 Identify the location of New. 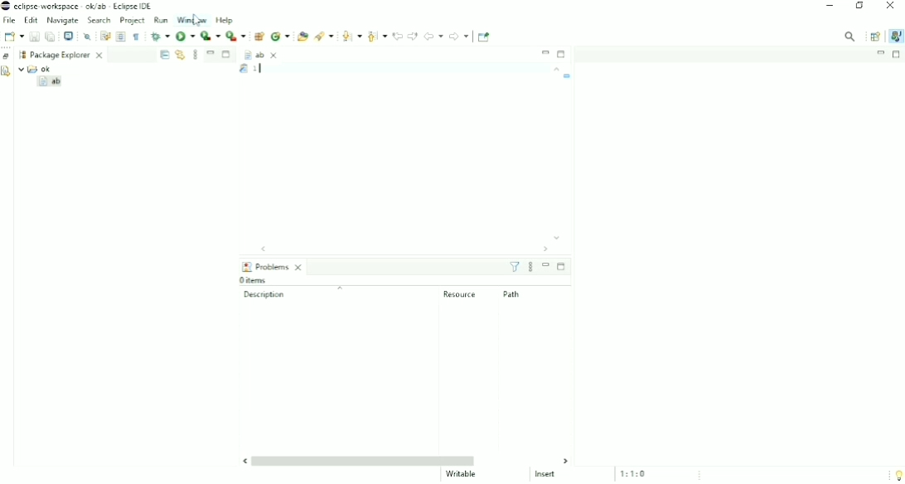
(12, 36).